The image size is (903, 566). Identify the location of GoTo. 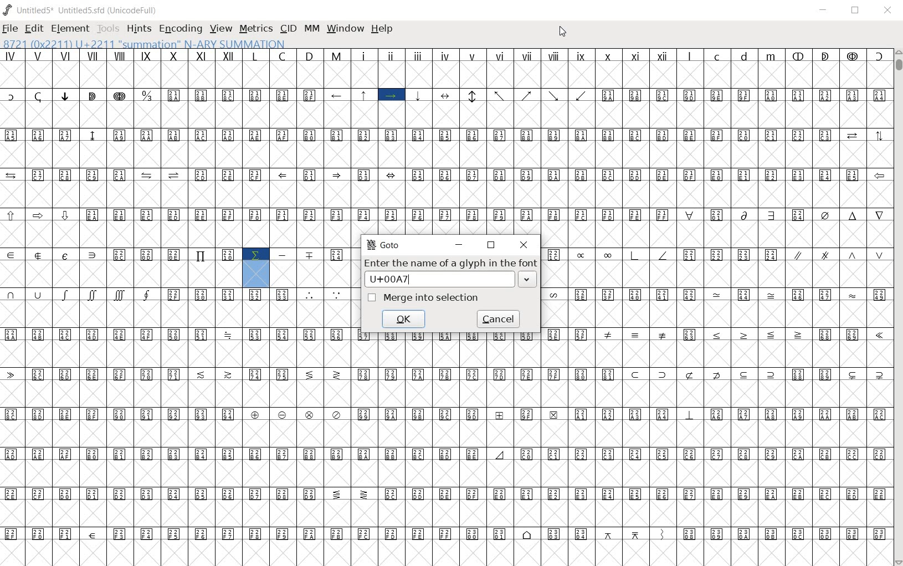
(383, 245).